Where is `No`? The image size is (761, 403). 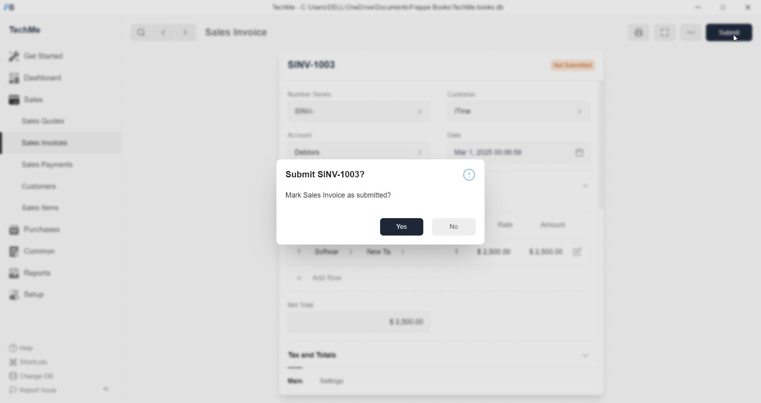 No is located at coordinates (456, 228).